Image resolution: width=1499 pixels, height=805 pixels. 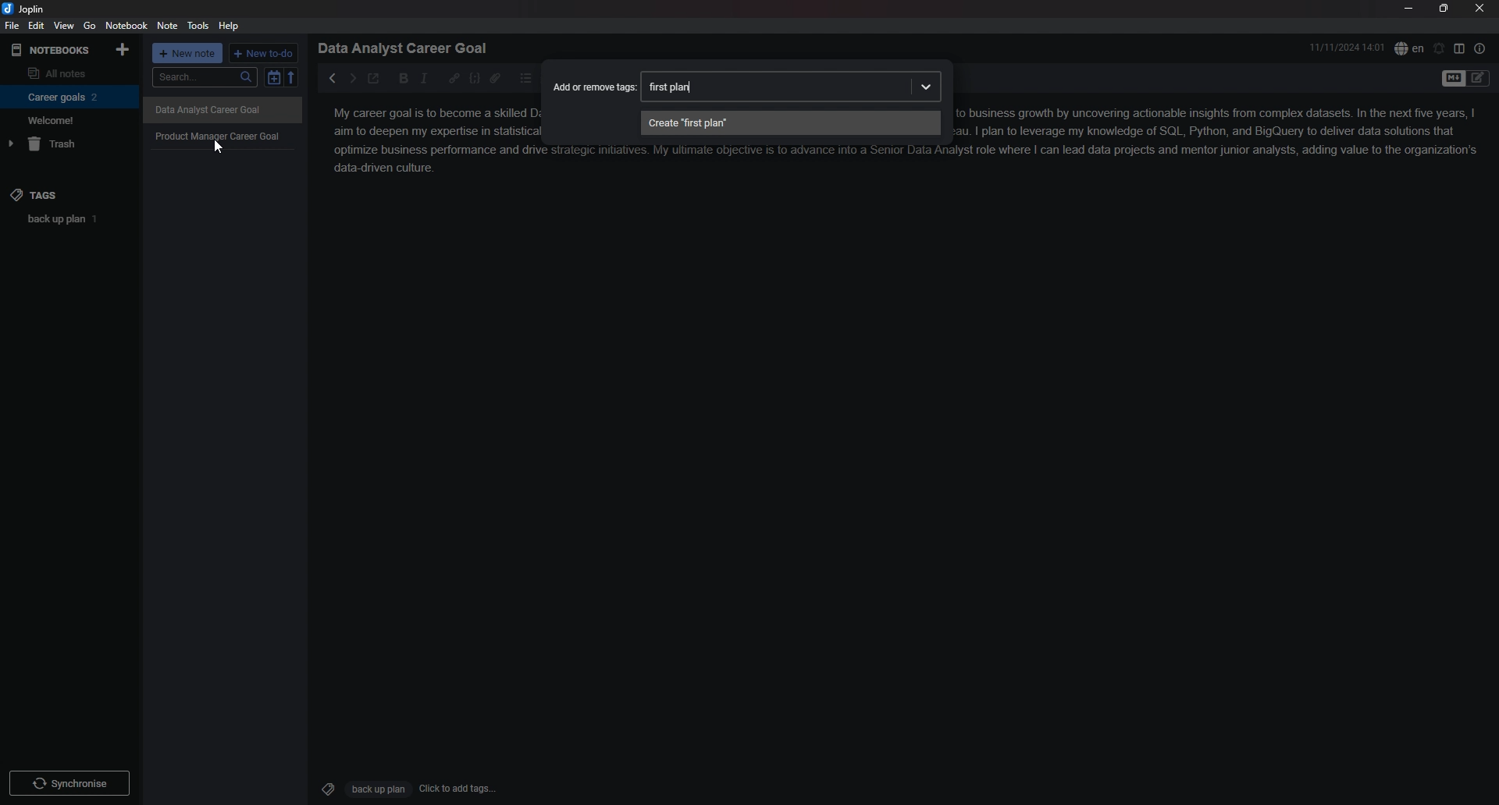 I want to click on reverse sort order, so click(x=292, y=76).